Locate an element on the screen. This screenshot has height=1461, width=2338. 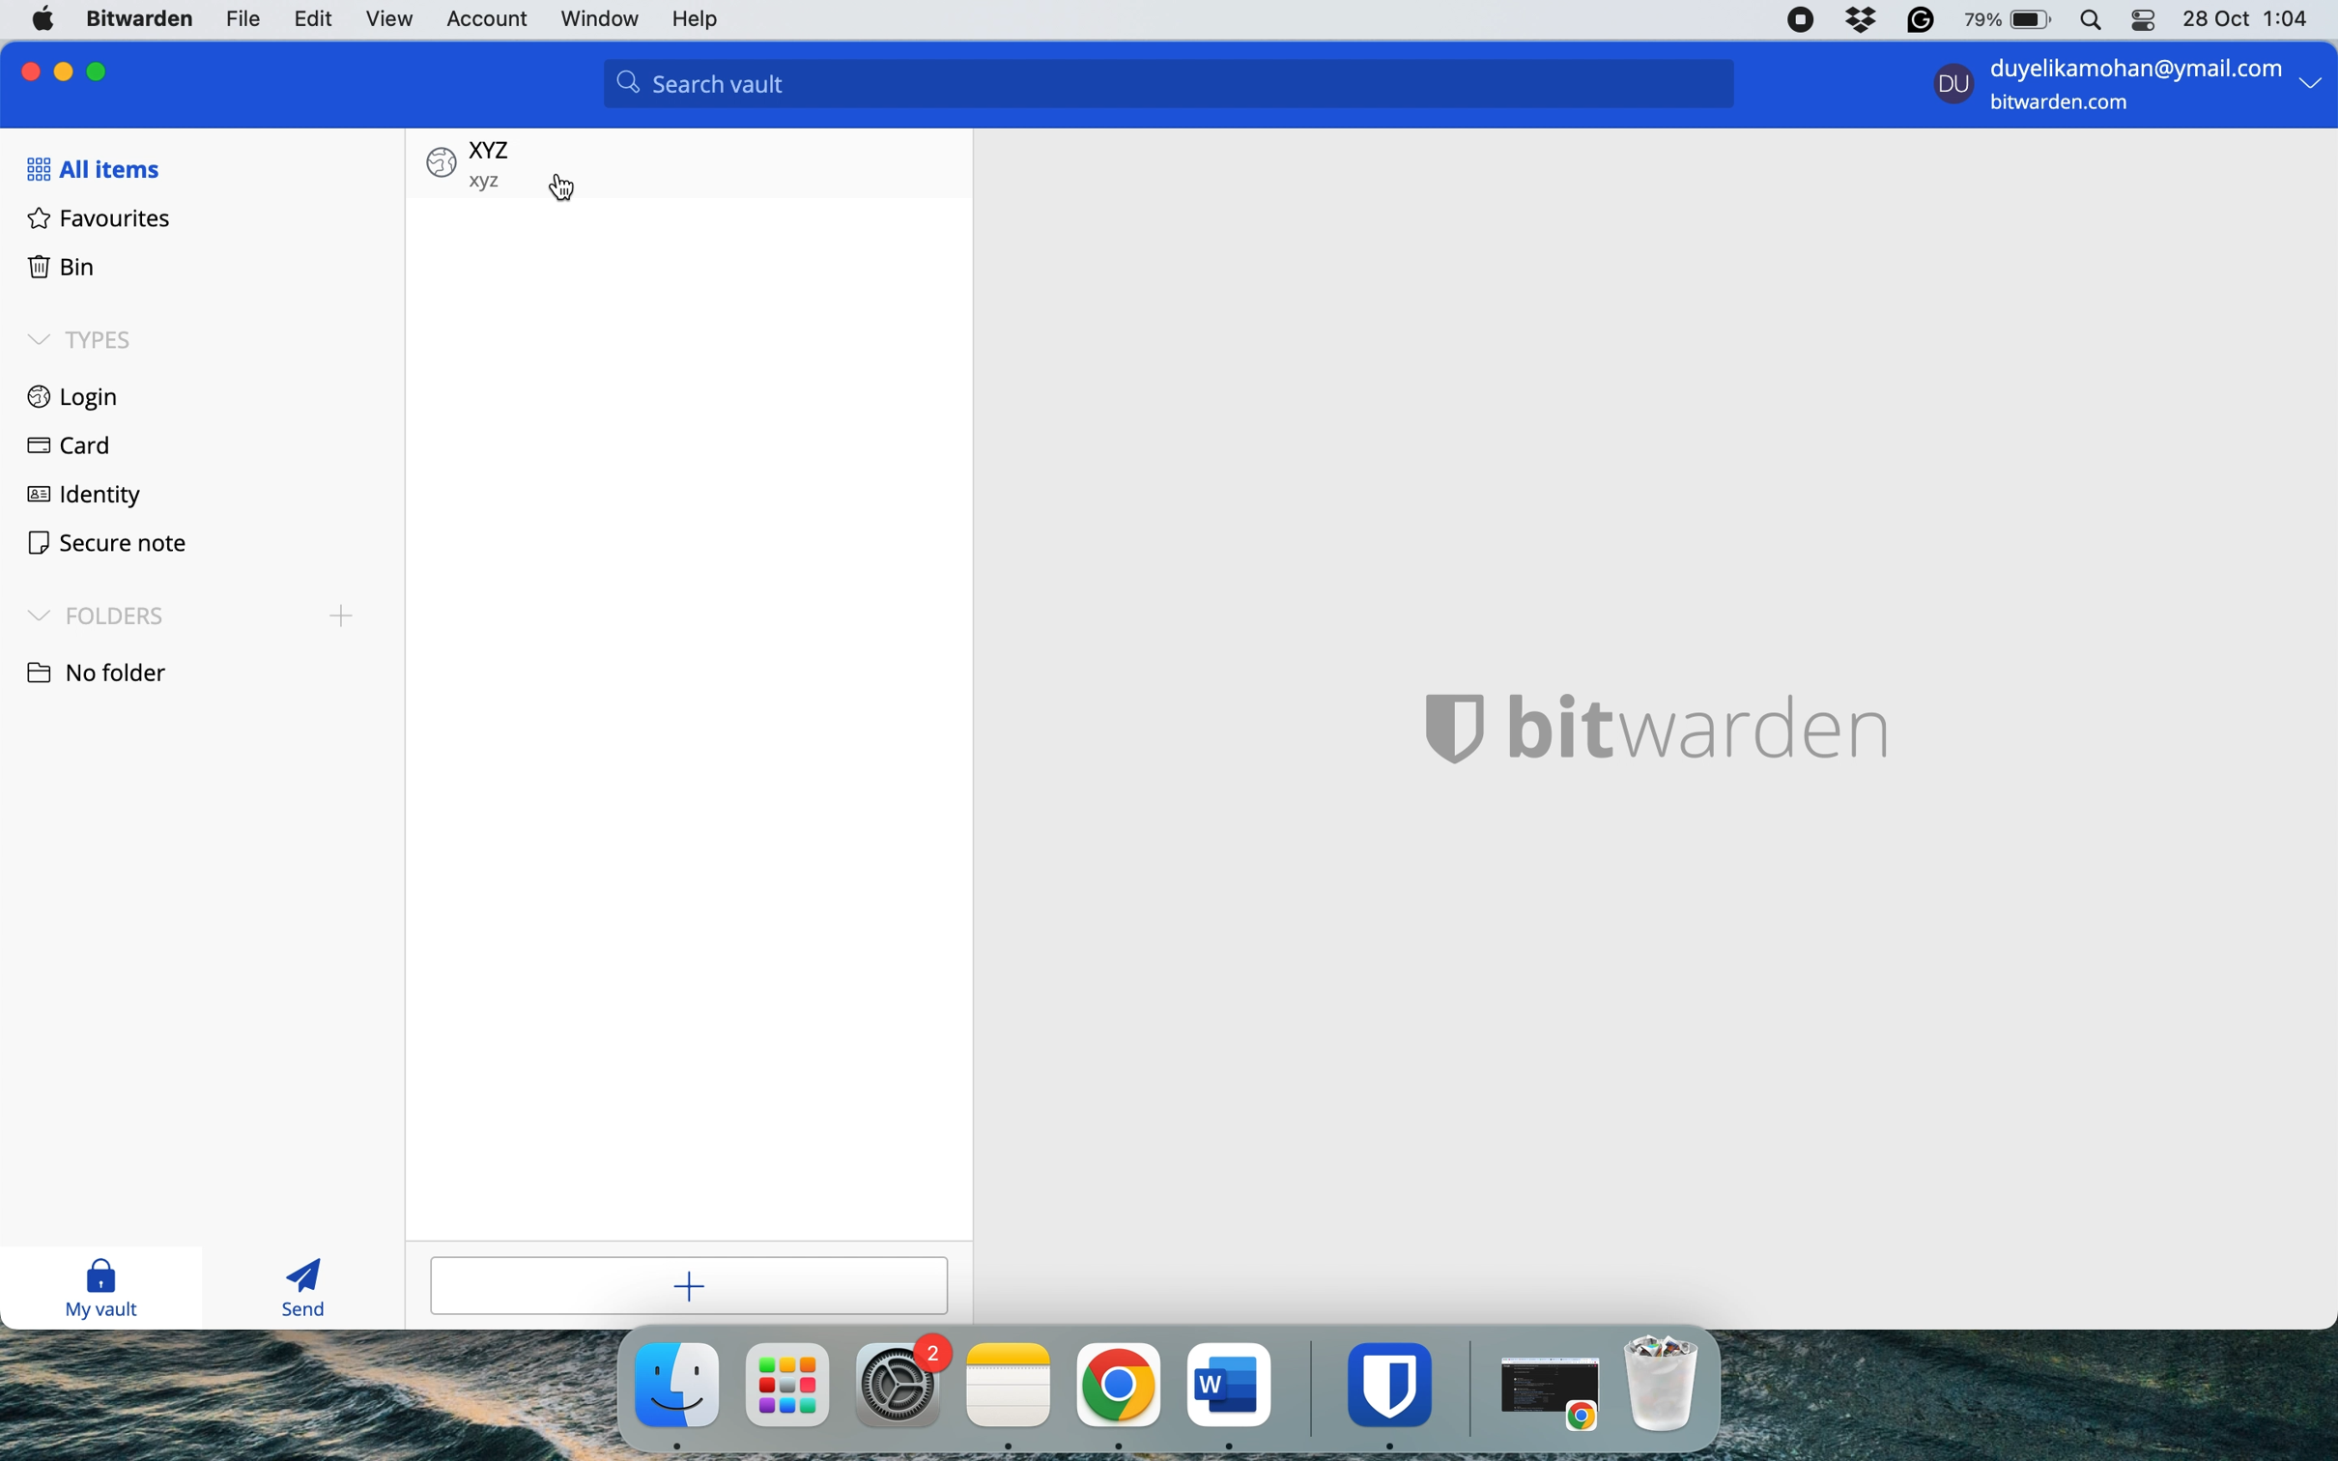
view is located at coordinates (391, 17).